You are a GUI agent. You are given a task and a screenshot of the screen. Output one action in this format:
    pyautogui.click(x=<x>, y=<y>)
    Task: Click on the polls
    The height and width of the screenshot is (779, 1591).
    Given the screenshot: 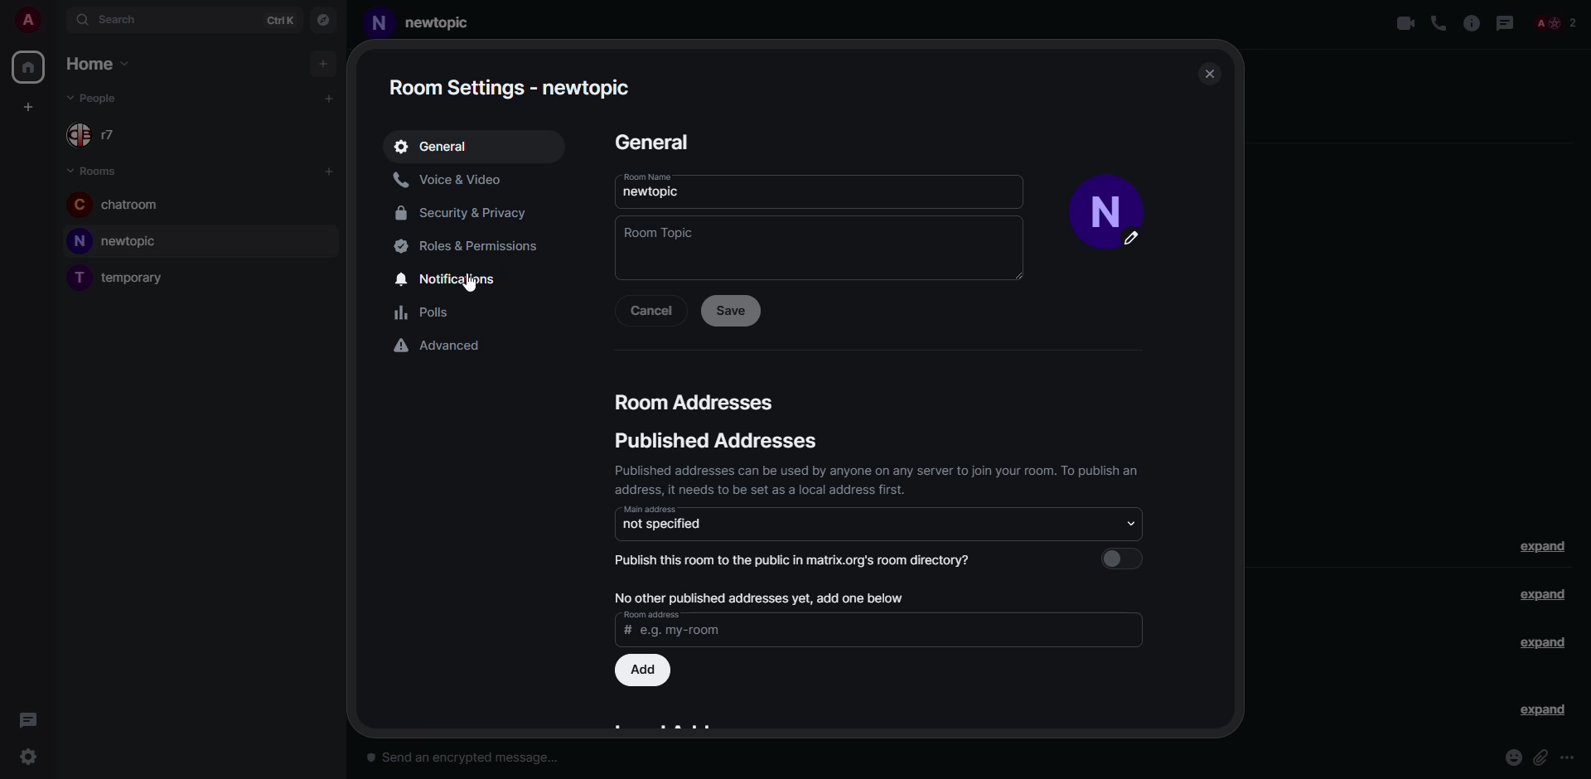 What is the action you would take?
    pyautogui.click(x=433, y=312)
    